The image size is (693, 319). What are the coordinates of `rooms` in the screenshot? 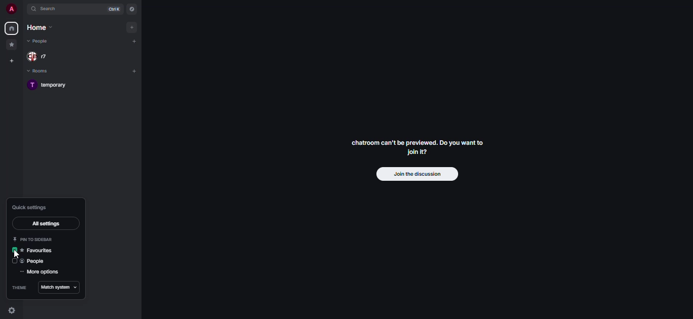 It's located at (37, 72).